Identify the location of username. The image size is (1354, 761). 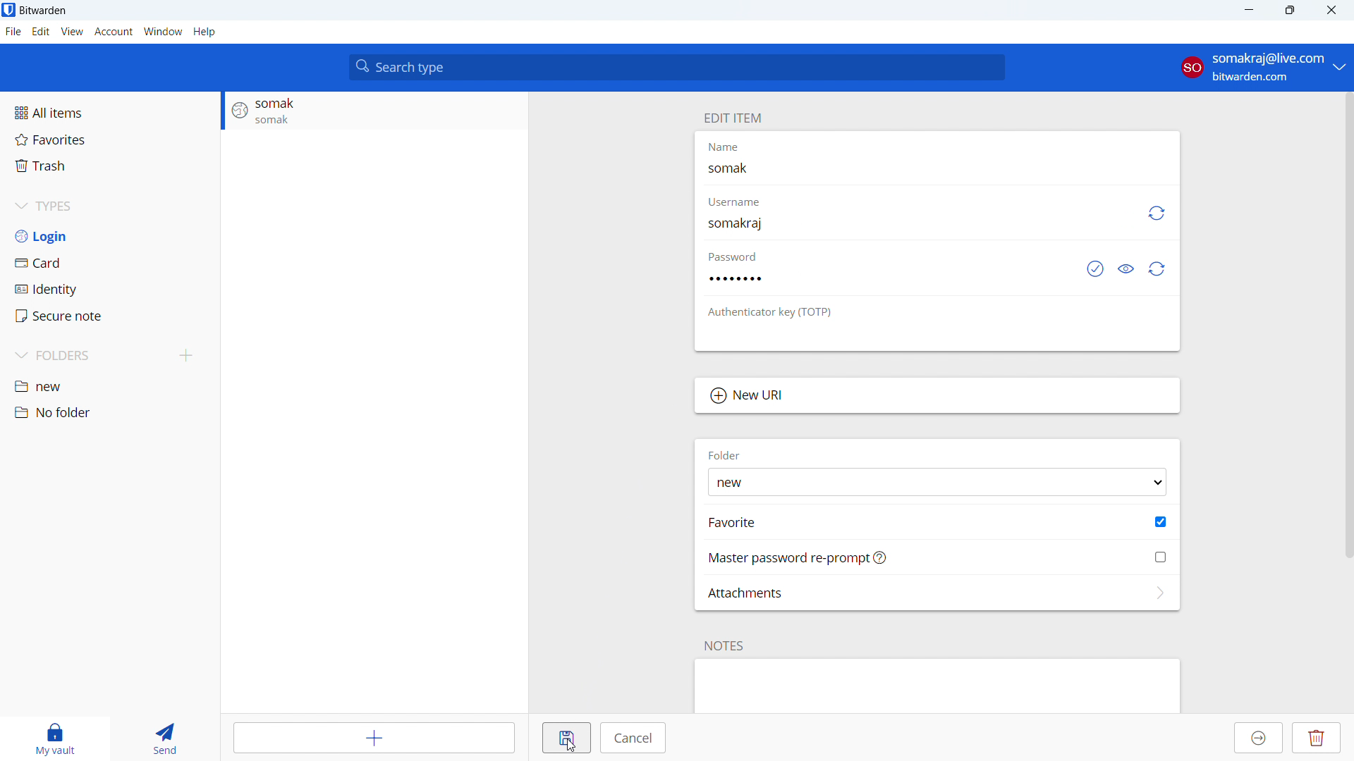
(739, 199).